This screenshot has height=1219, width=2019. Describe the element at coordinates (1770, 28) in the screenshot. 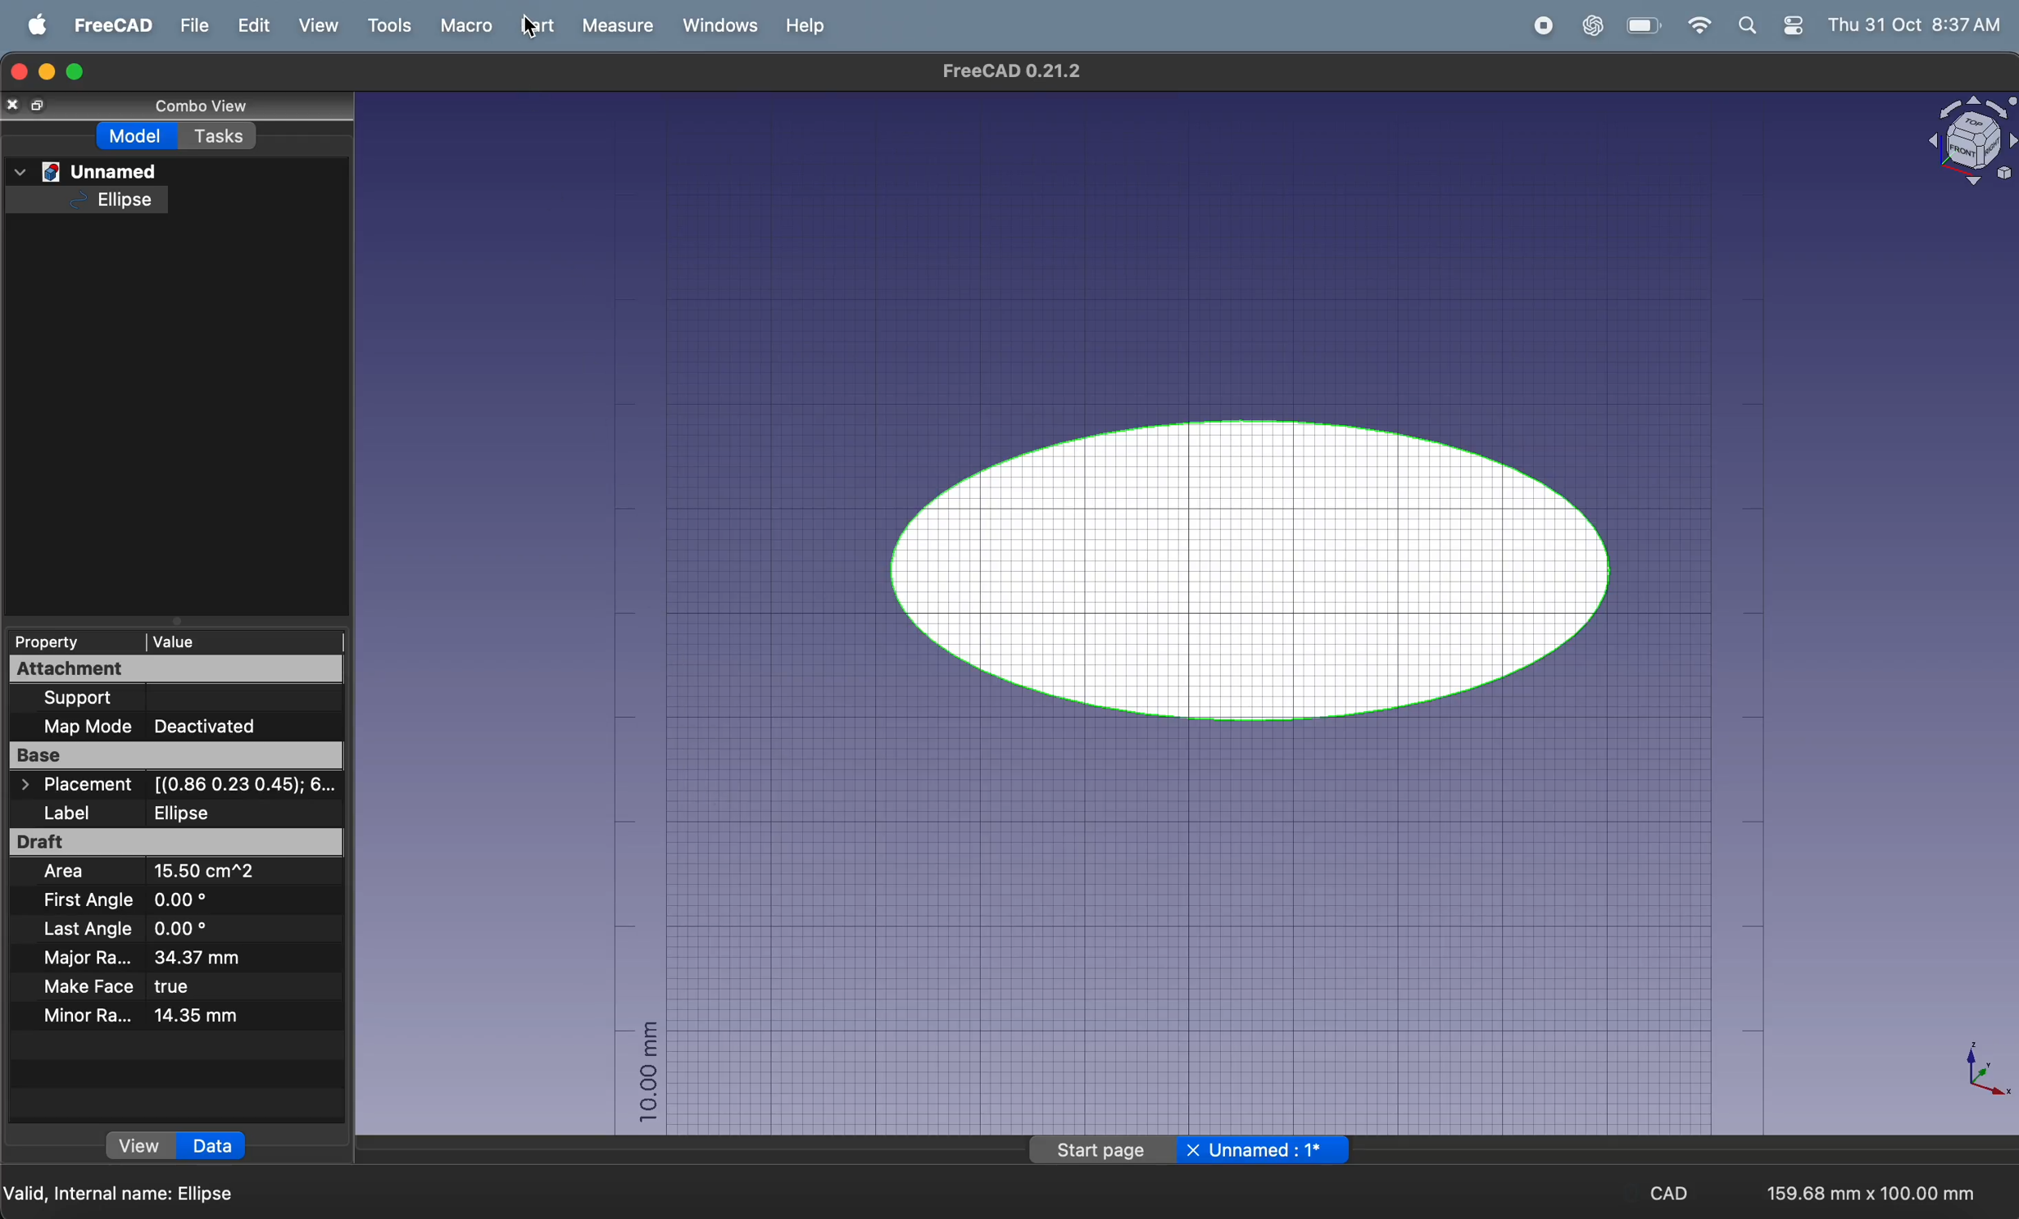

I see `apple widgets` at that location.